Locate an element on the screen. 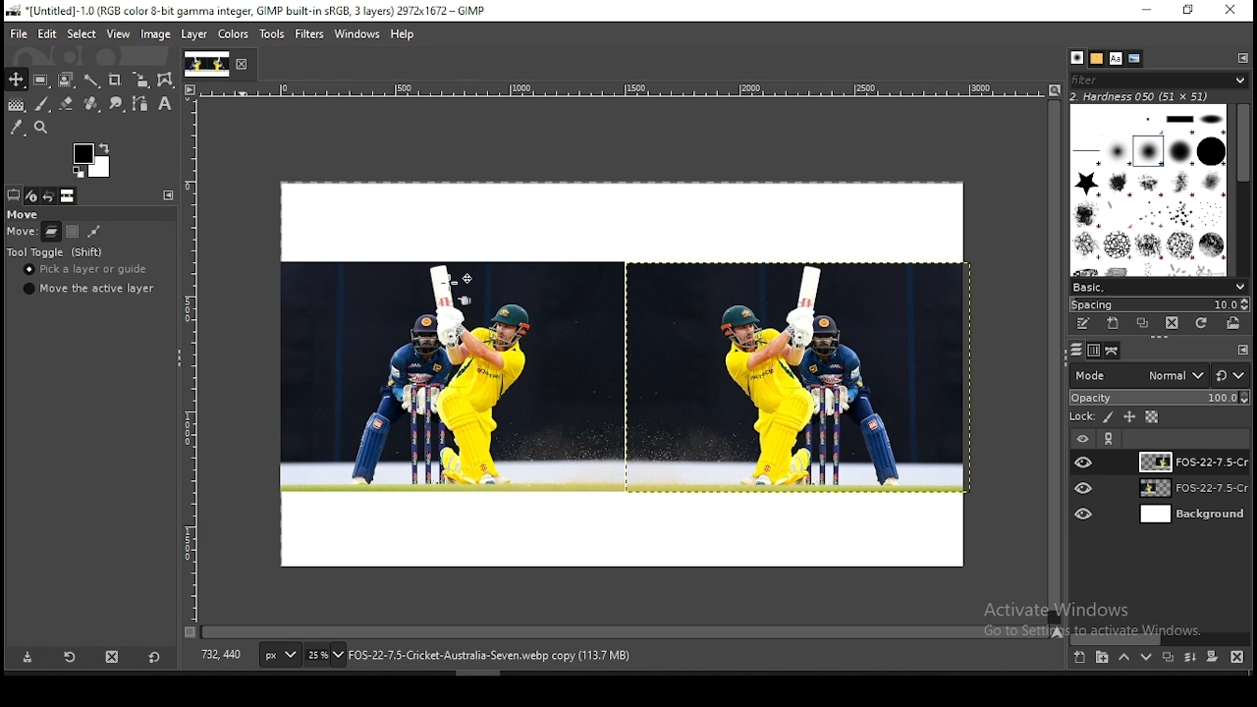  wrap transform is located at coordinates (165, 80).